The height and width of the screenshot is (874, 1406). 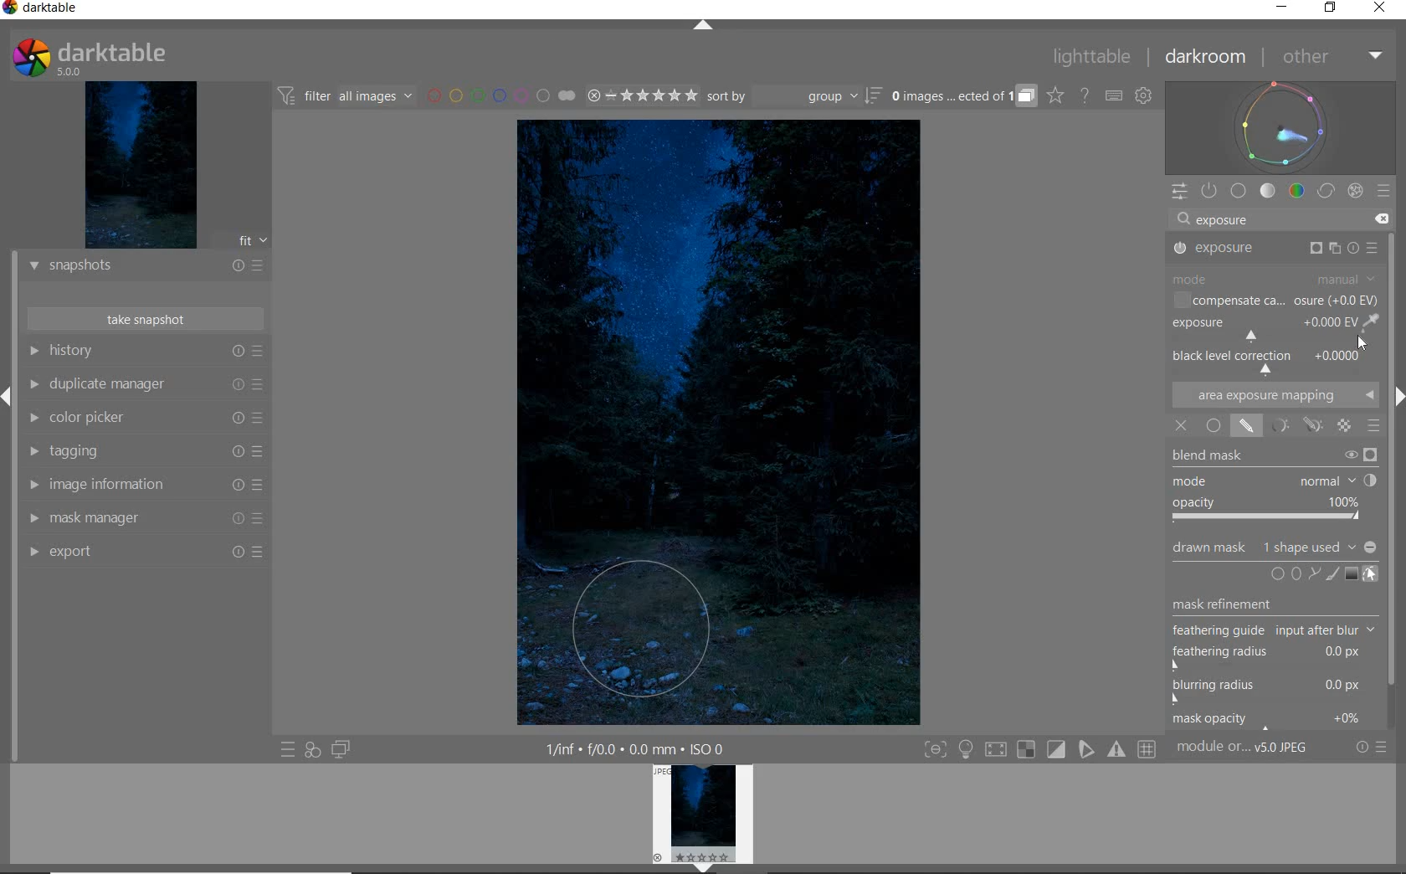 What do you see at coordinates (1374, 426) in the screenshot?
I see `BLENDING OPTIONS` at bounding box center [1374, 426].